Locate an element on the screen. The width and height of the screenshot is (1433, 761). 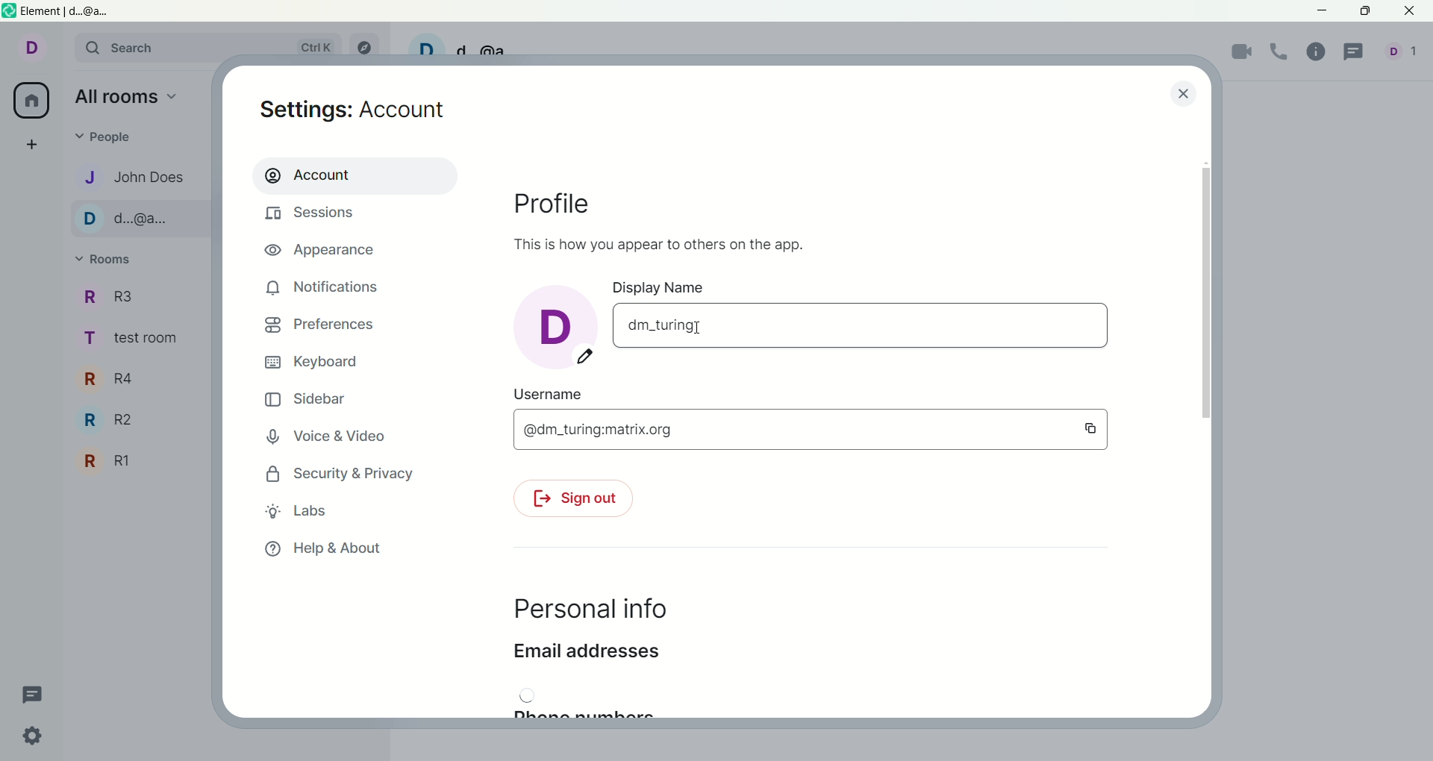
R1 is located at coordinates (109, 461).